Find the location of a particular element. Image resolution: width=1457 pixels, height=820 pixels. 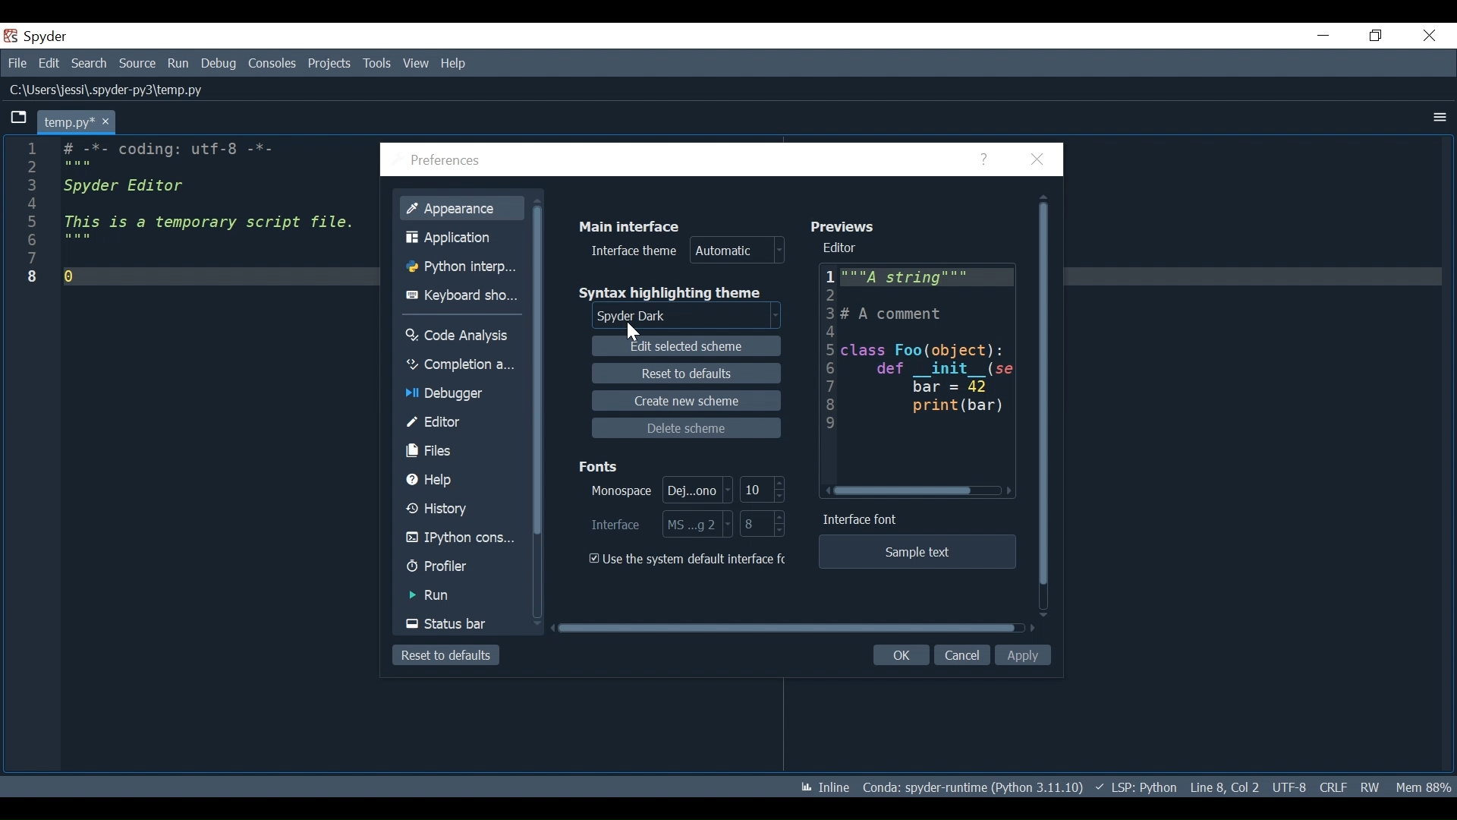

Select Interface Font Size is located at coordinates (763, 524).